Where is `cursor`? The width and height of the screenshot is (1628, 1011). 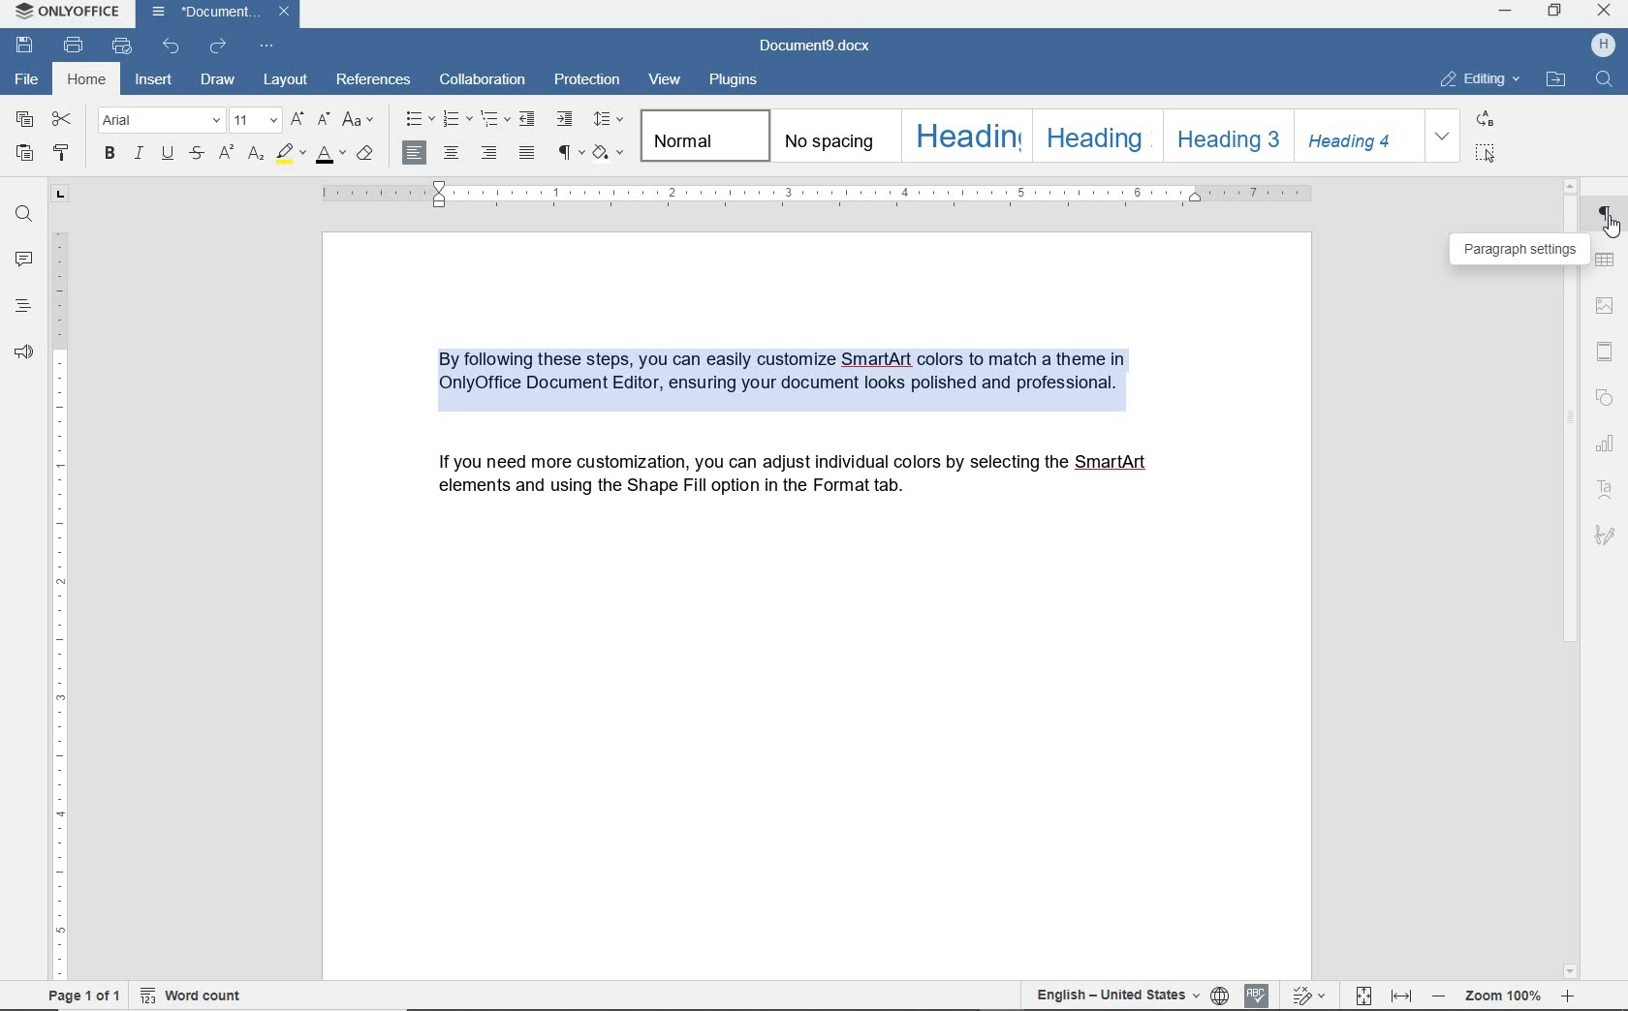 cursor is located at coordinates (1614, 227).